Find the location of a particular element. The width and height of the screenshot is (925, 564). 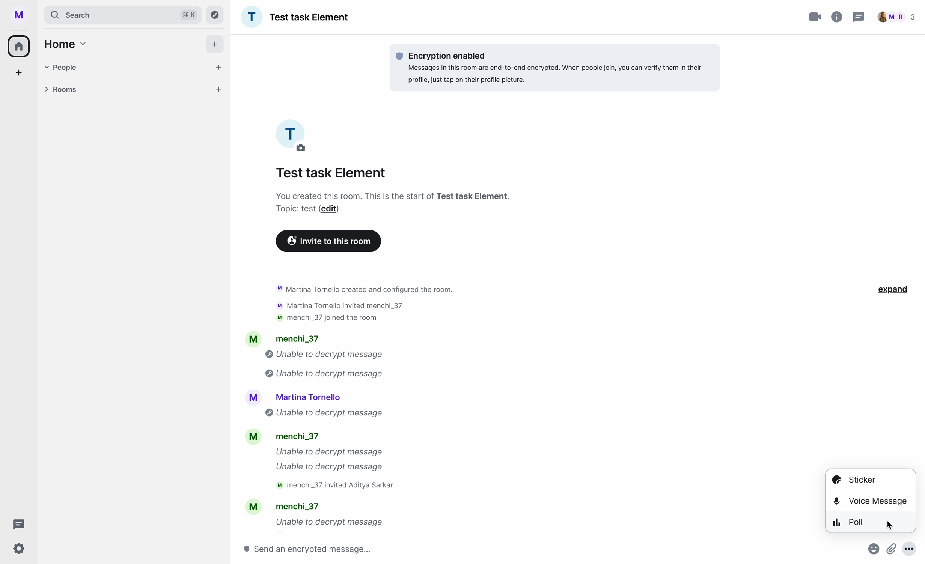

home is located at coordinates (20, 45).